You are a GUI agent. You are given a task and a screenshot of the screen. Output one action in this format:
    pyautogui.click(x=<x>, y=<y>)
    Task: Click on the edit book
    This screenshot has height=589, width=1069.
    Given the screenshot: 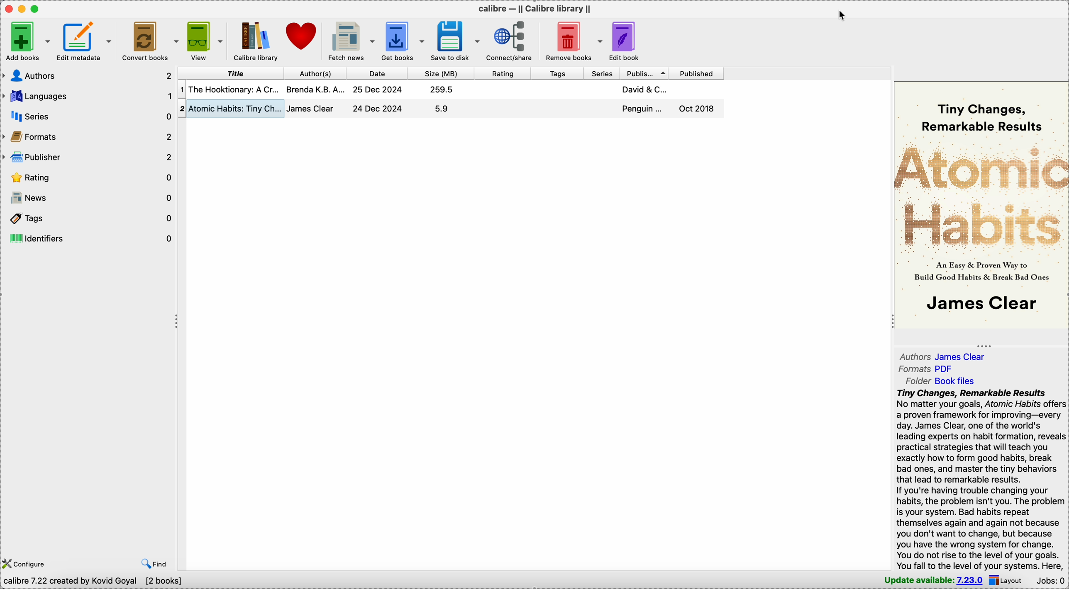 What is the action you would take?
    pyautogui.click(x=628, y=40)
    